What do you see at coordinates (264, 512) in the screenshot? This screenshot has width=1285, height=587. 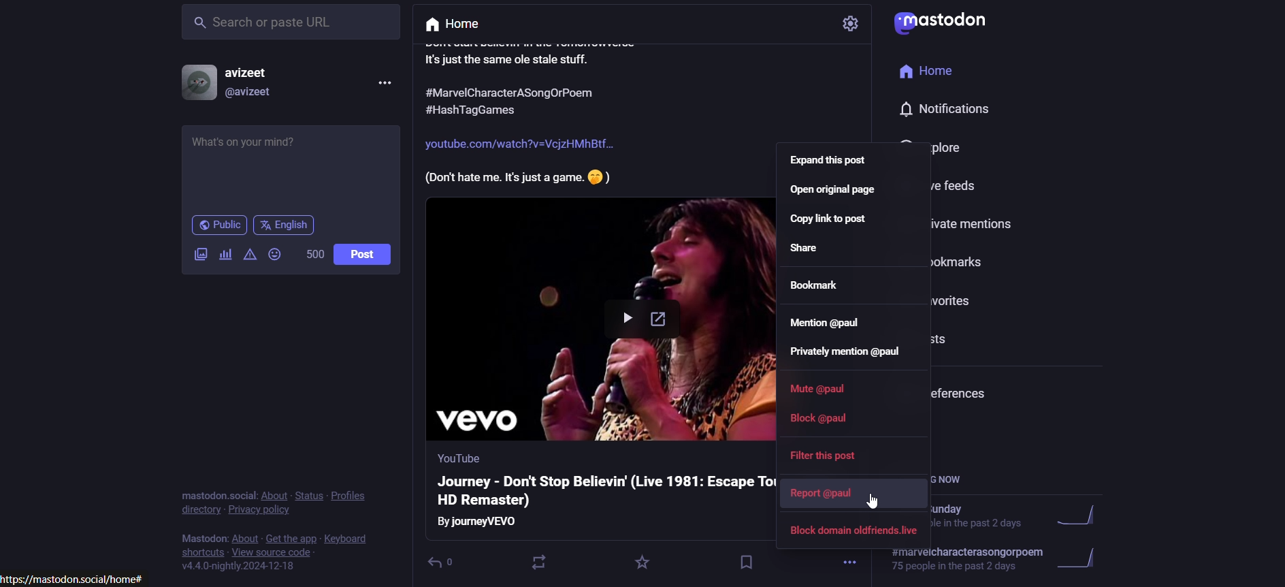 I see `privacy polivy` at bounding box center [264, 512].